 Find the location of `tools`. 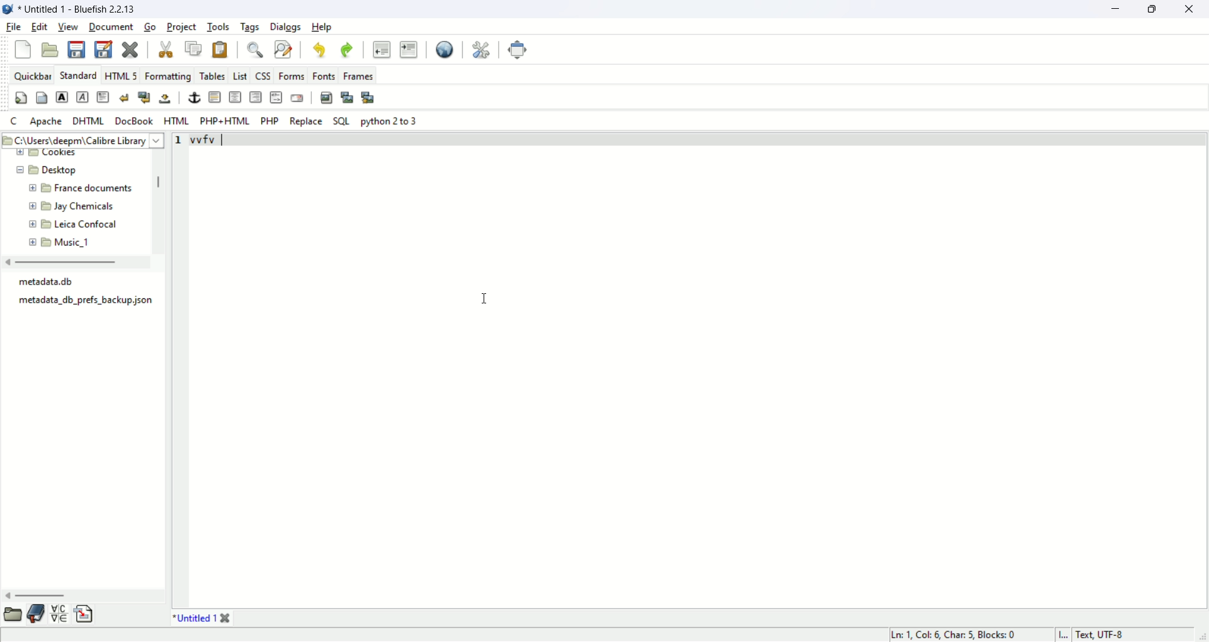

tools is located at coordinates (218, 28).